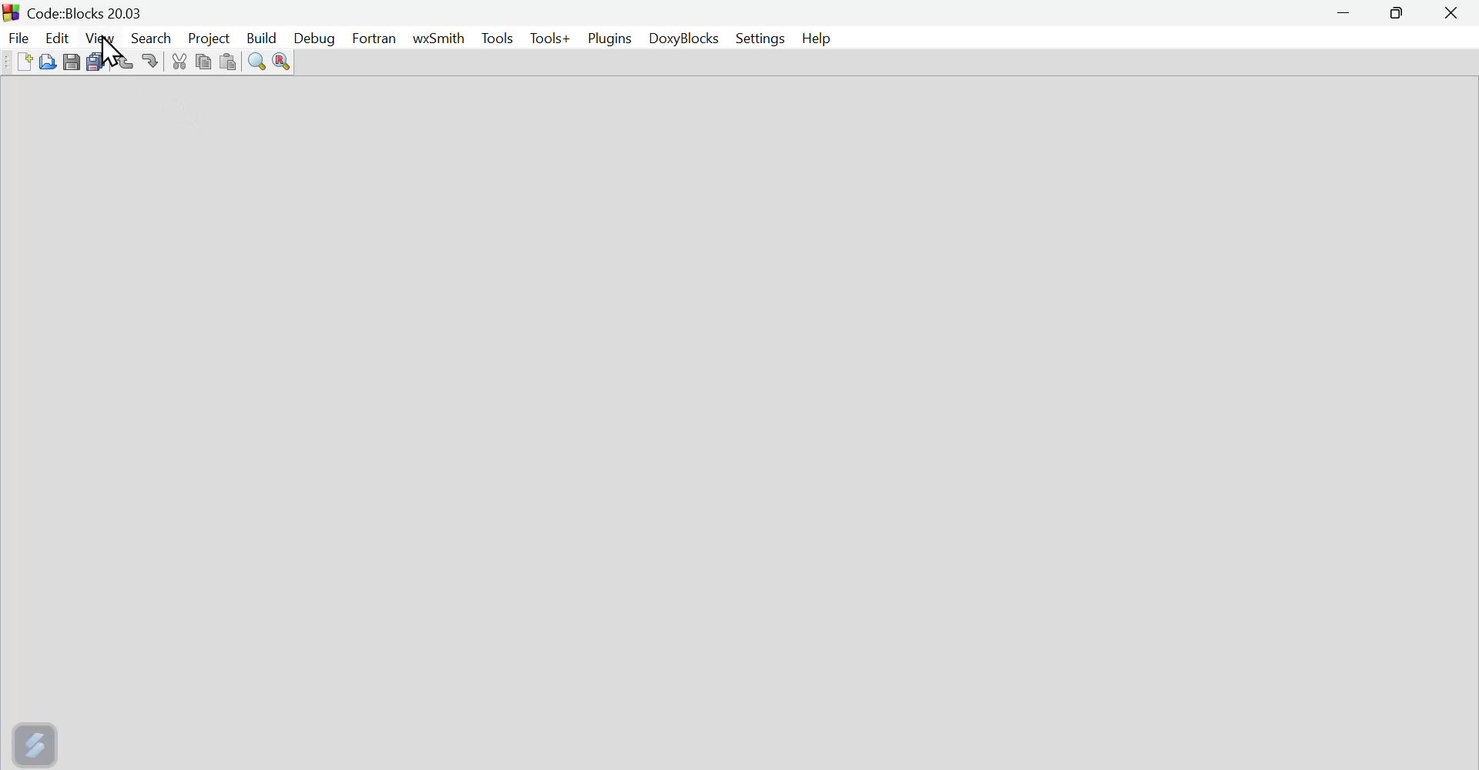  Describe the element at coordinates (258, 62) in the screenshot. I see `` at that location.